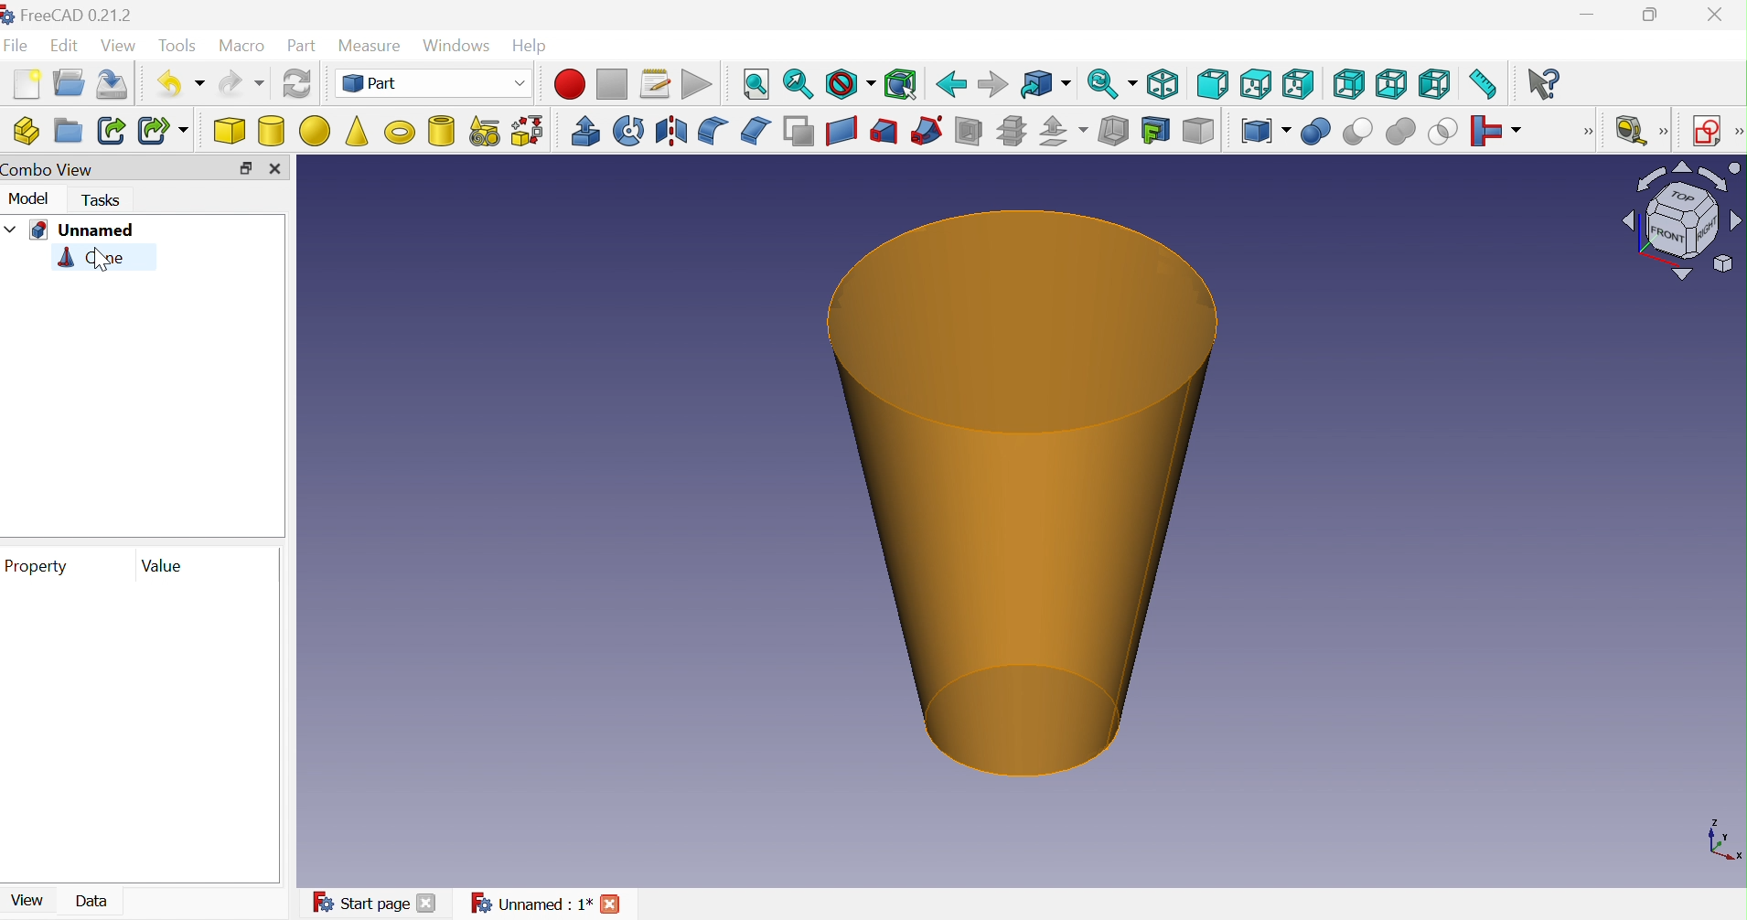 The height and width of the screenshot is (920, 1747). What do you see at coordinates (1723, 842) in the screenshot?
I see `x, y, z axis` at bounding box center [1723, 842].